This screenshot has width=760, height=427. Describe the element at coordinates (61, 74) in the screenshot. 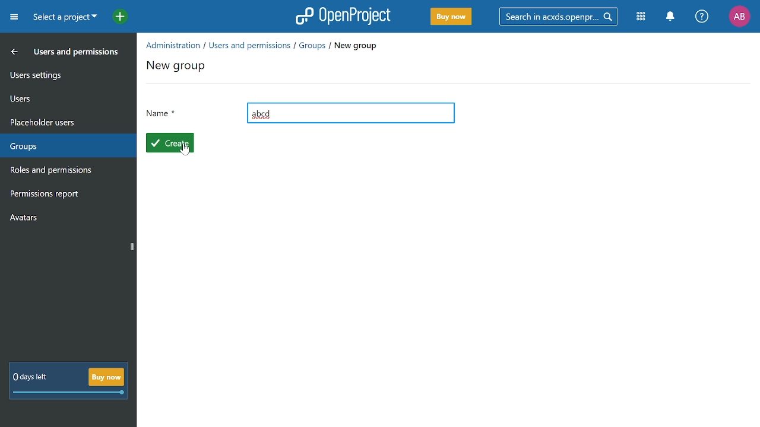

I see `User settings` at that location.